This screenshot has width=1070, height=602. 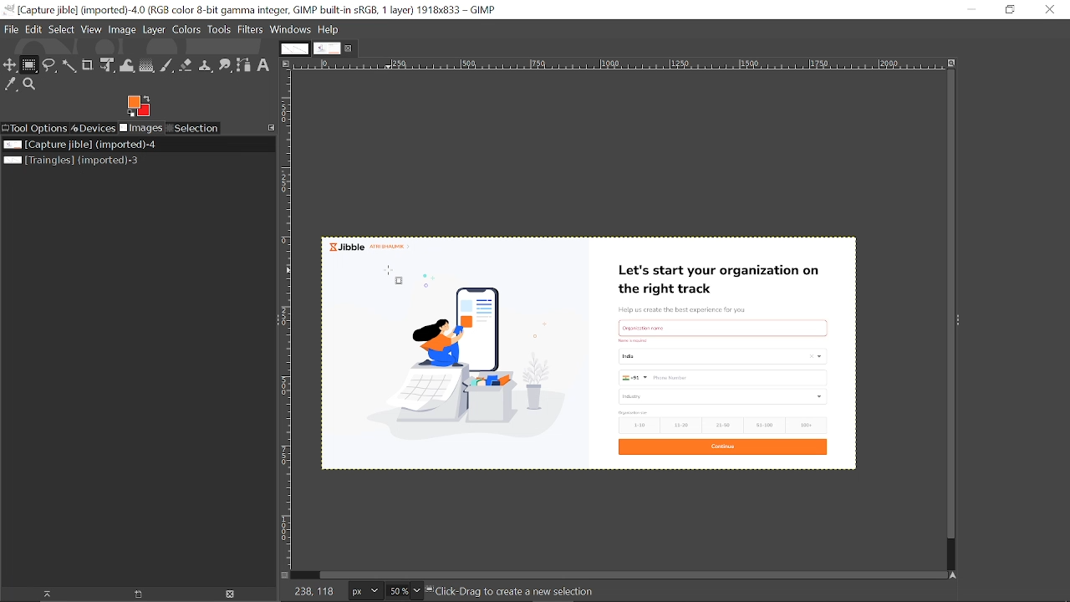 What do you see at coordinates (587, 355) in the screenshot?
I see `Current image` at bounding box center [587, 355].